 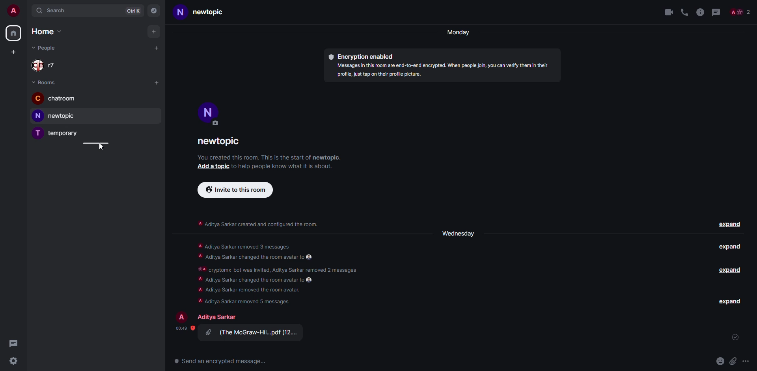 What do you see at coordinates (734, 361) in the screenshot?
I see `attach` at bounding box center [734, 361].